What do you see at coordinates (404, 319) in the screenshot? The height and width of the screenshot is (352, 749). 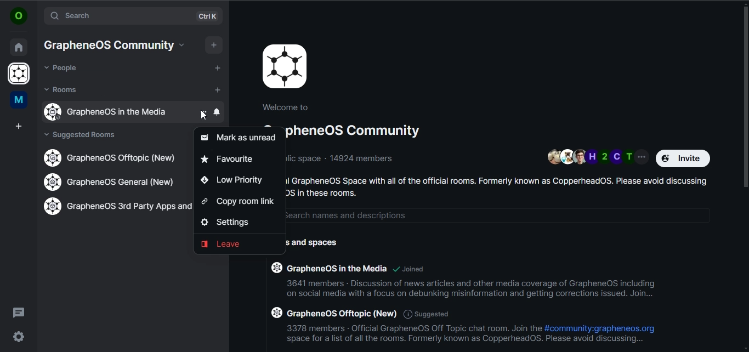 I see `srapheneOS Offtopic (New) (1) suggested1378 members - Official GrapheneOS Off Topic chat room. Join the ` at bounding box center [404, 319].